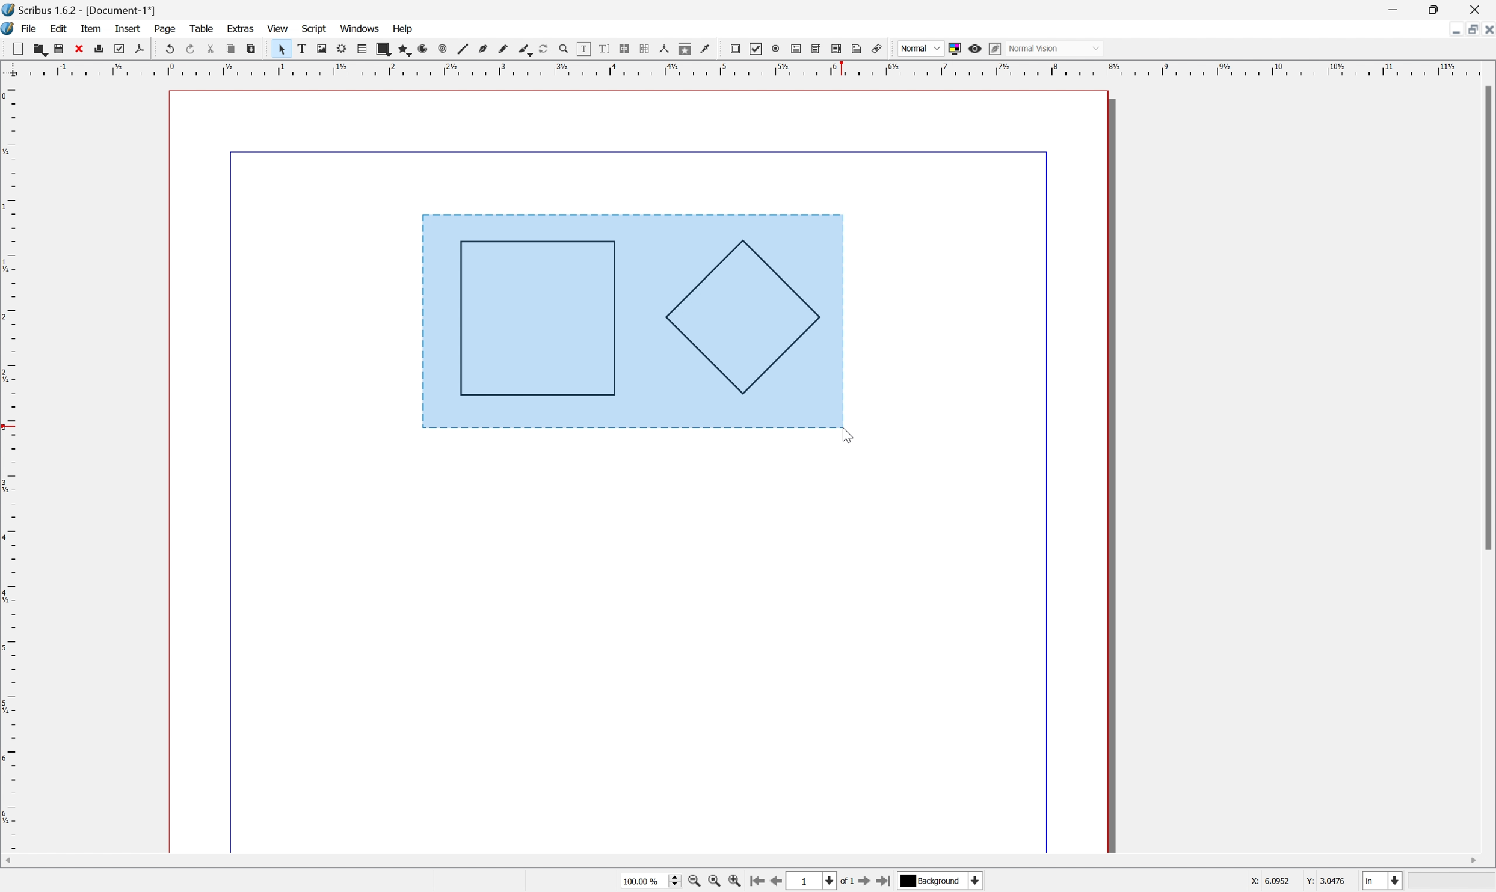 The height and width of the screenshot is (892, 1496). I want to click on save as pdf, so click(143, 47).